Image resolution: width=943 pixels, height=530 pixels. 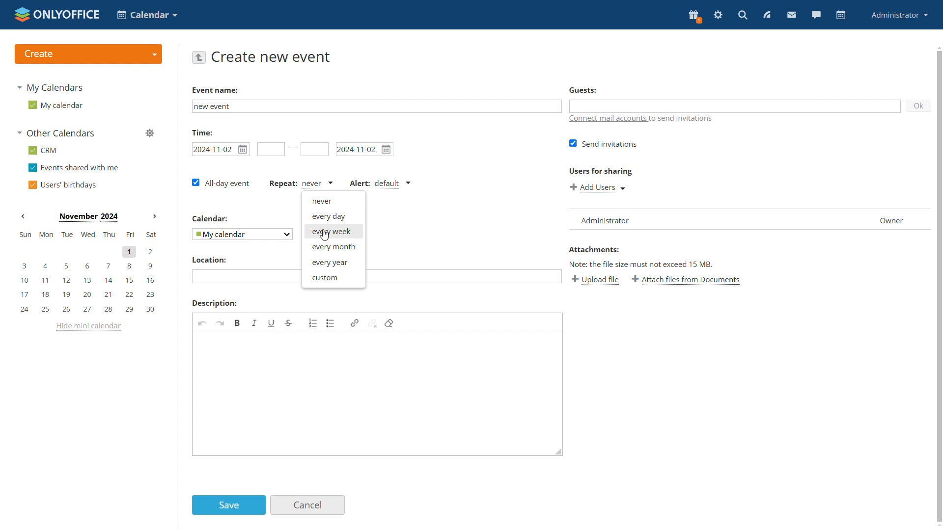 I want to click on search, so click(x=744, y=15).